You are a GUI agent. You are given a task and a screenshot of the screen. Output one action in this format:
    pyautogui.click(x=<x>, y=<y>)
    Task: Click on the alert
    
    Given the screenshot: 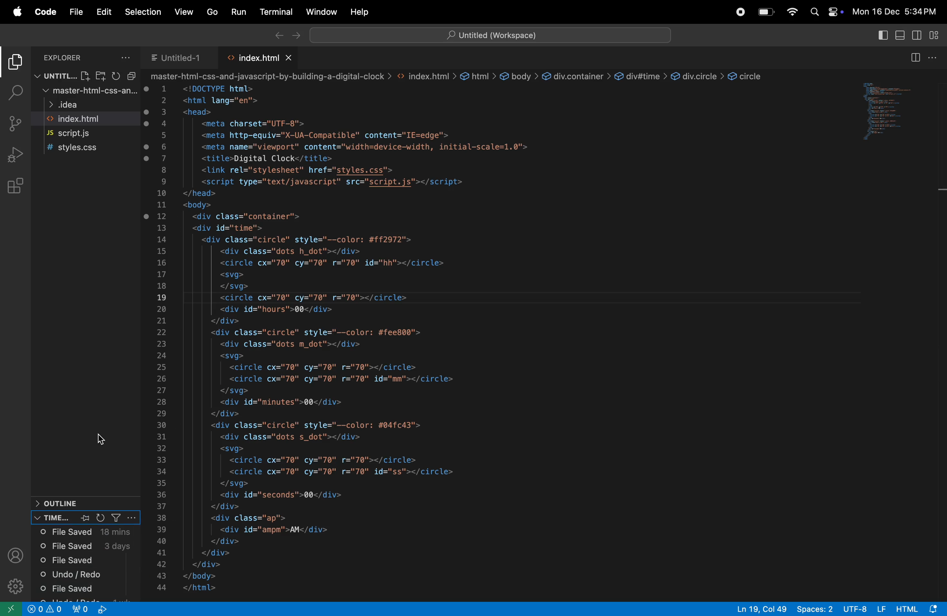 What is the action you would take?
    pyautogui.click(x=45, y=608)
    